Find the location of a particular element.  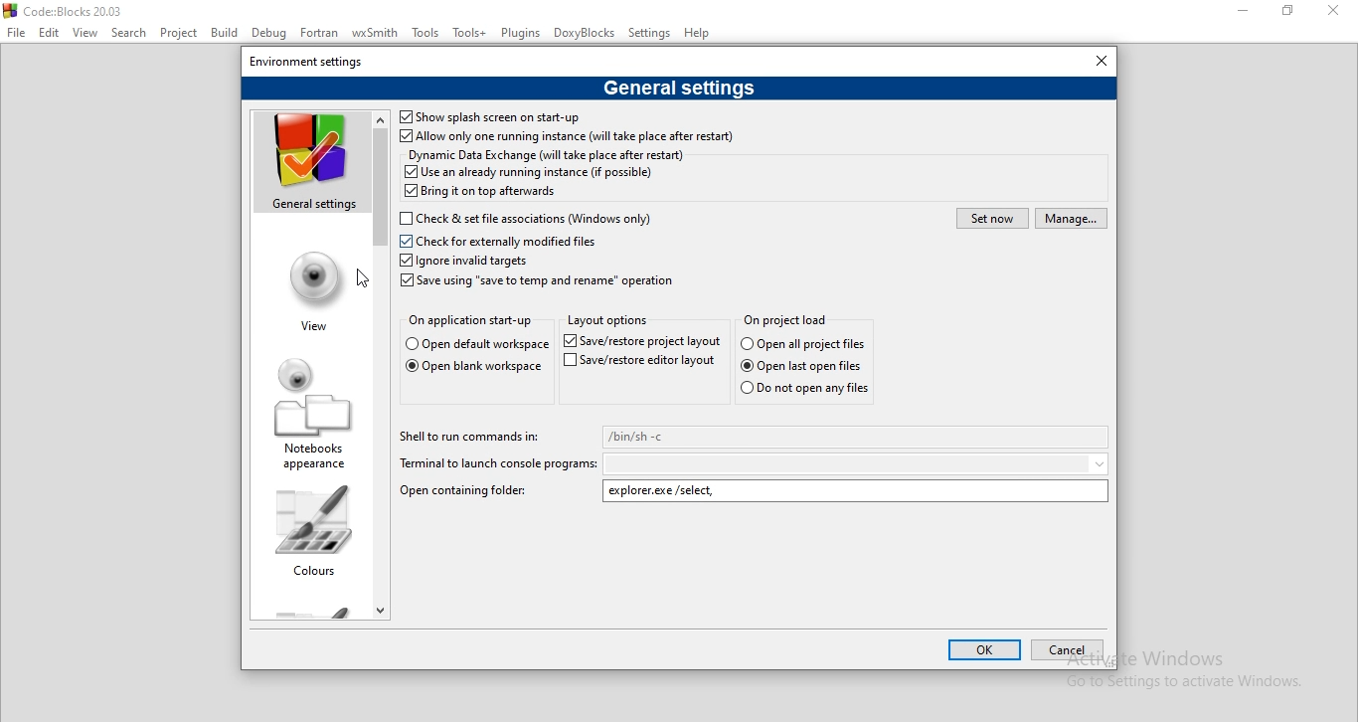

explorer.exe/select is located at coordinates (854, 491).